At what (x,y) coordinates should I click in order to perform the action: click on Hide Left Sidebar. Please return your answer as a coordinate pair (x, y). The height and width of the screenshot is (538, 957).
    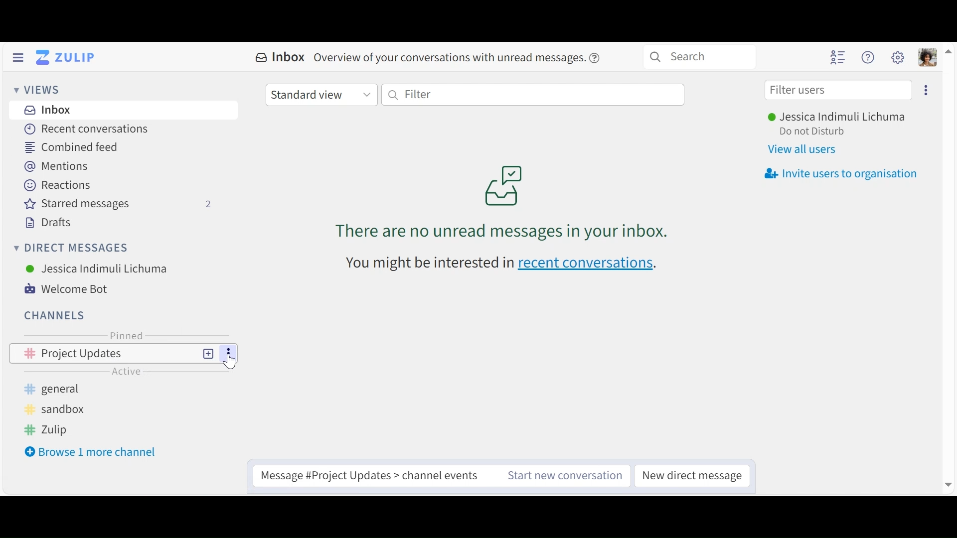
    Looking at the image, I should click on (17, 58).